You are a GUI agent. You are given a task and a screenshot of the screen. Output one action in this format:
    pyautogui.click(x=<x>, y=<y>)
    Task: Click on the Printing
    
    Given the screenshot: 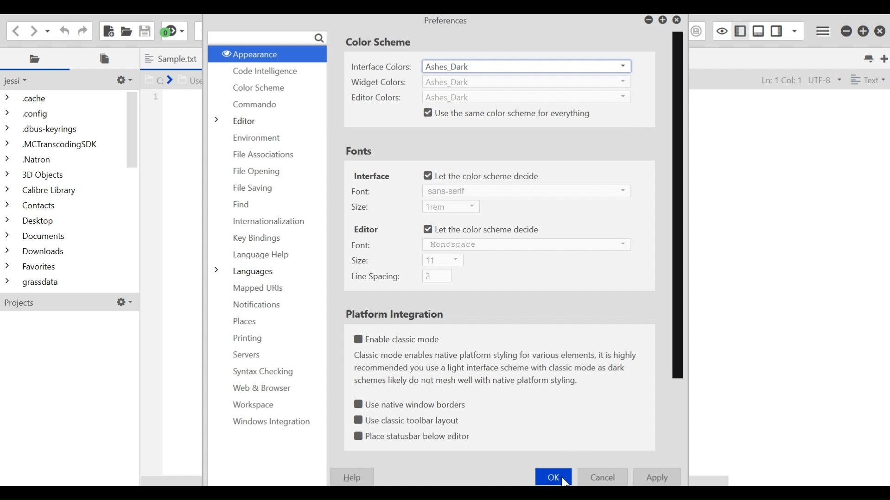 What is the action you would take?
    pyautogui.click(x=244, y=338)
    